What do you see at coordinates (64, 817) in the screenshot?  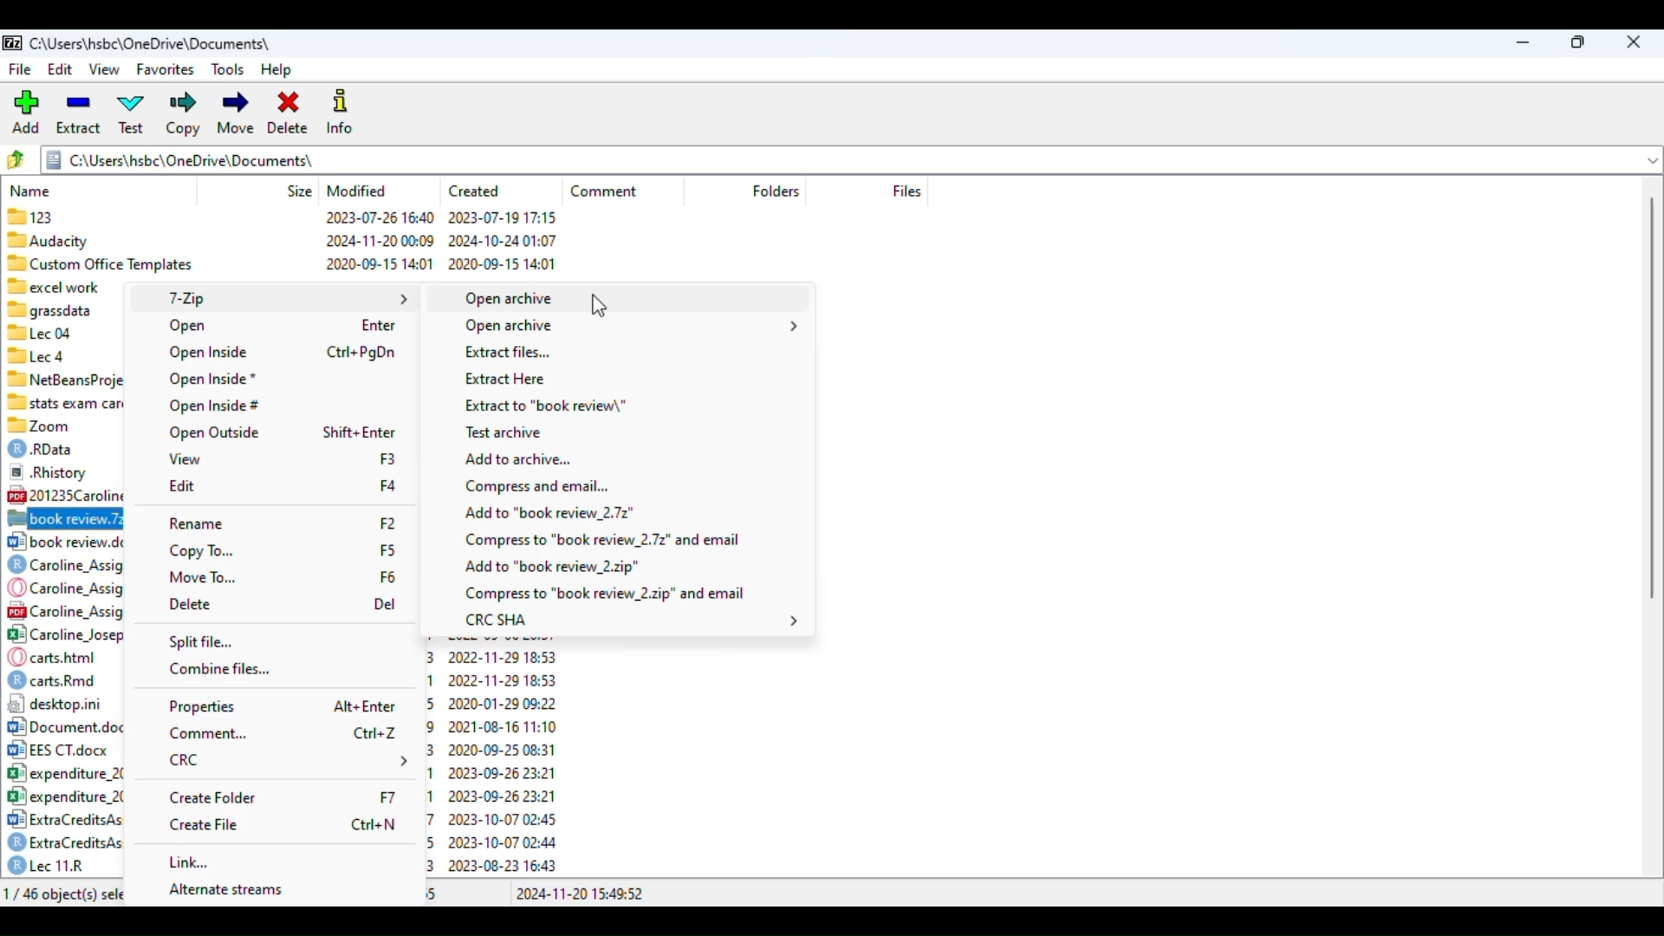 I see `3 ExtraCreditsAssignment... 60228 2023-10-07 02:57 2023-10-07 02:45` at bounding box center [64, 817].